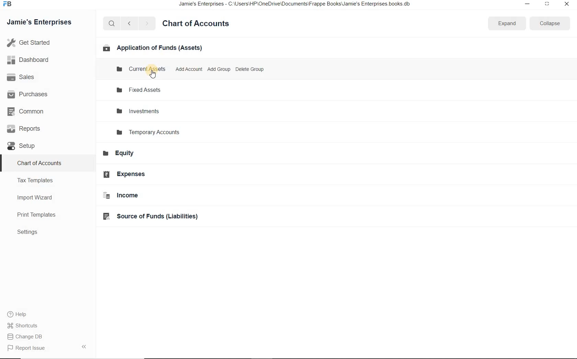  I want to click on Sales, so click(30, 77).